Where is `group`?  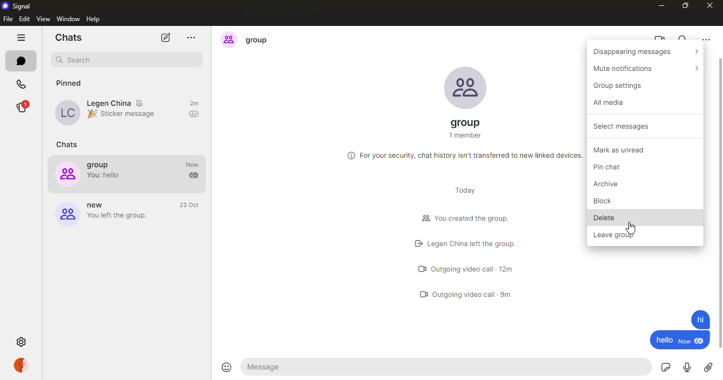 group is located at coordinates (100, 165).